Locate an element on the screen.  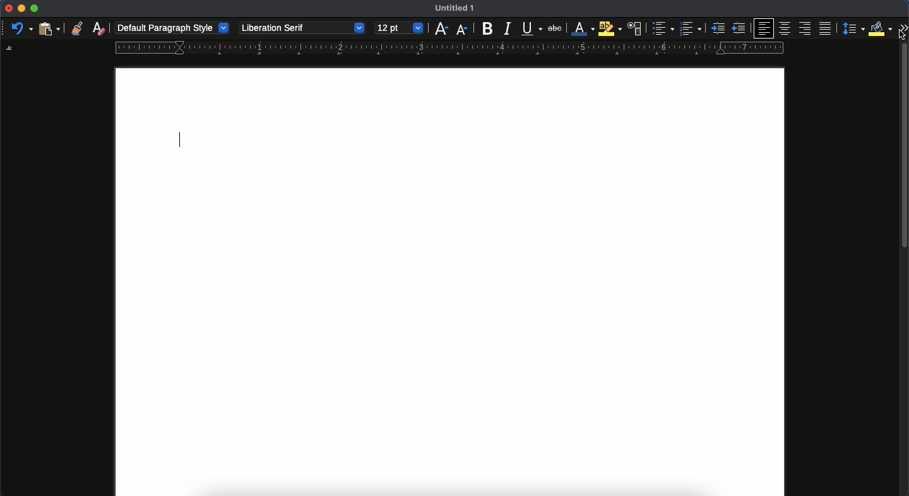
bullet is located at coordinates (662, 28).